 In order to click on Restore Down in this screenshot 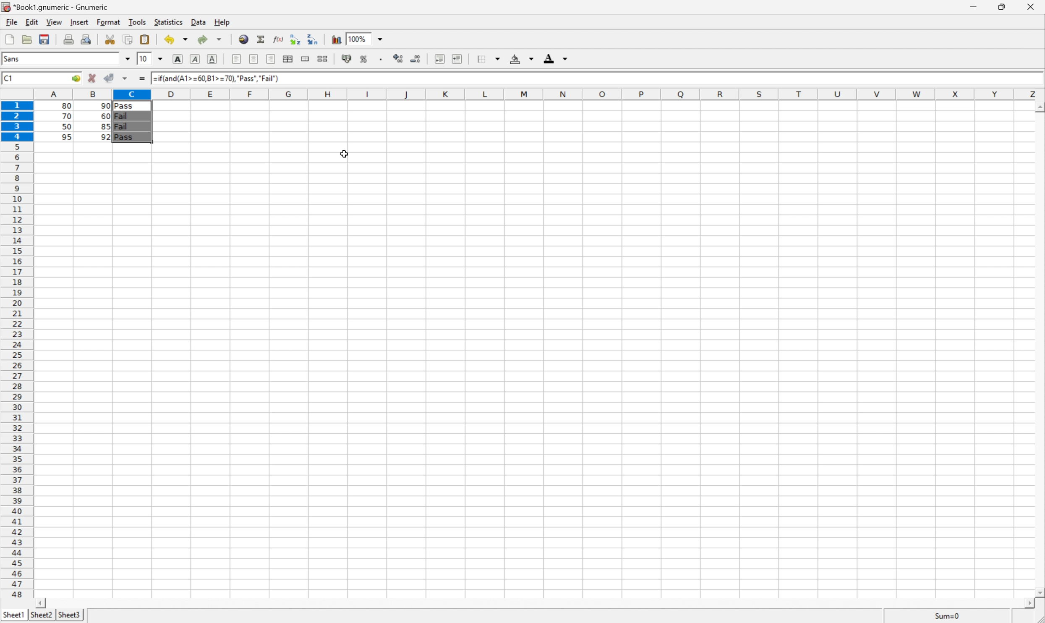, I will do `click(1003, 5)`.